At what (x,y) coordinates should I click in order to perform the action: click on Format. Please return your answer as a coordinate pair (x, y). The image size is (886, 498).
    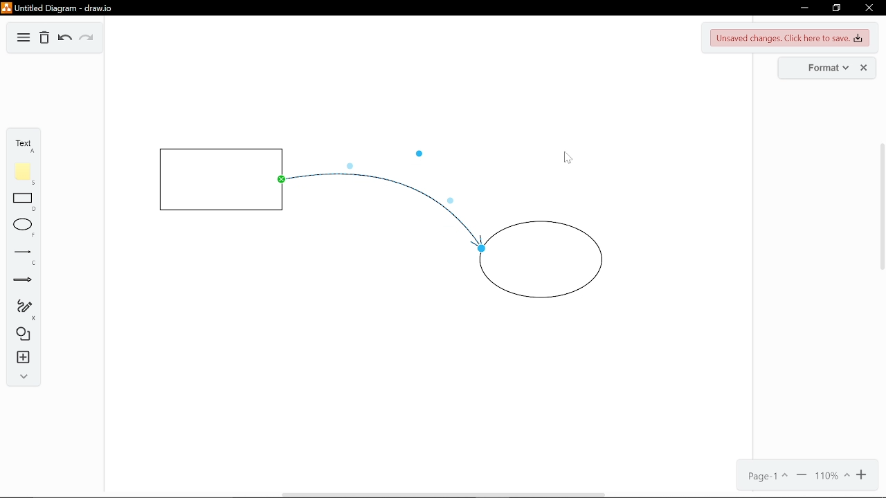
    Looking at the image, I should click on (826, 67).